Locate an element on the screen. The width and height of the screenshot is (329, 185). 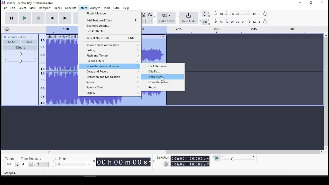
audio setup is located at coordinates (166, 18).